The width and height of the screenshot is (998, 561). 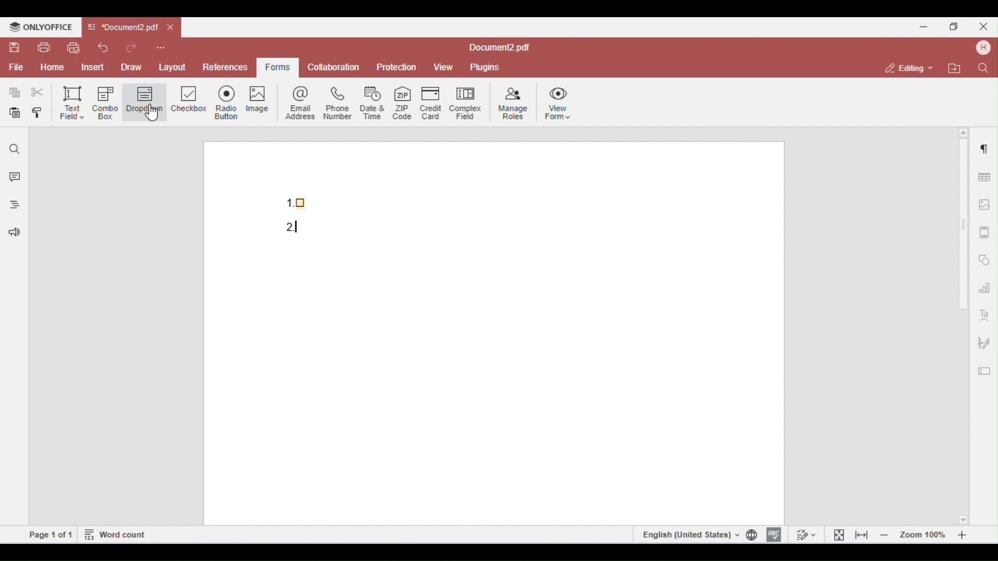 What do you see at coordinates (982, 68) in the screenshot?
I see `find` at bounding box center [982, 68].